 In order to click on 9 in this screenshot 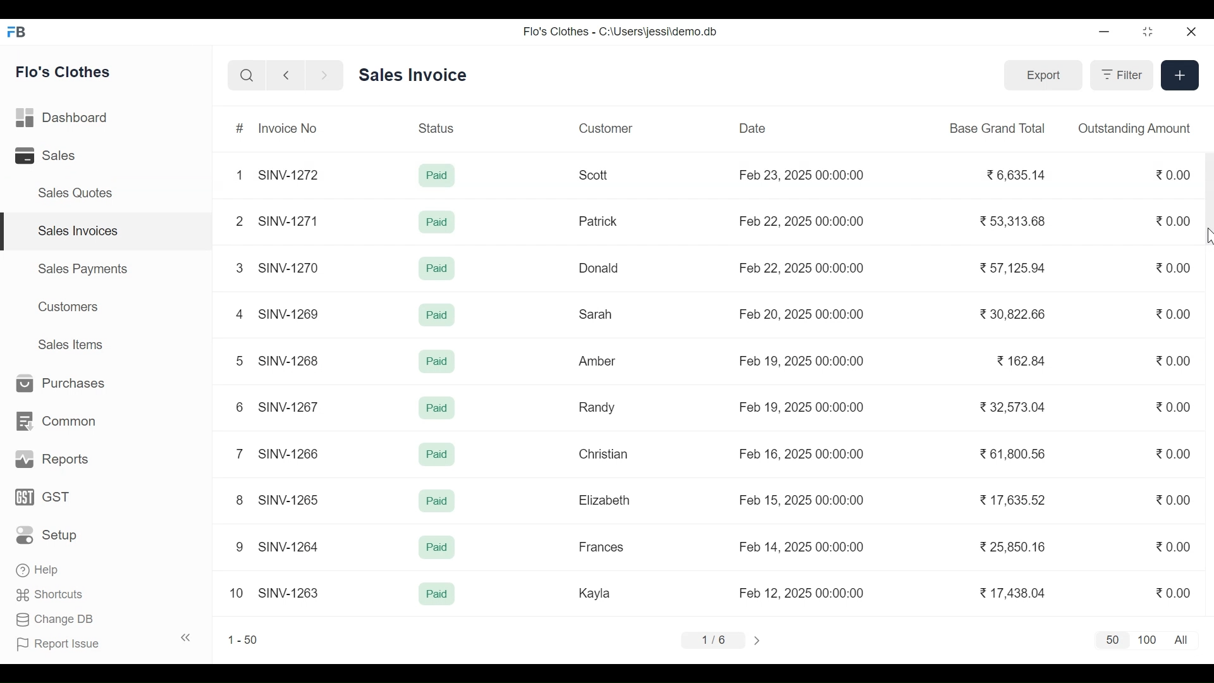, I will do `click(240, 547)`.